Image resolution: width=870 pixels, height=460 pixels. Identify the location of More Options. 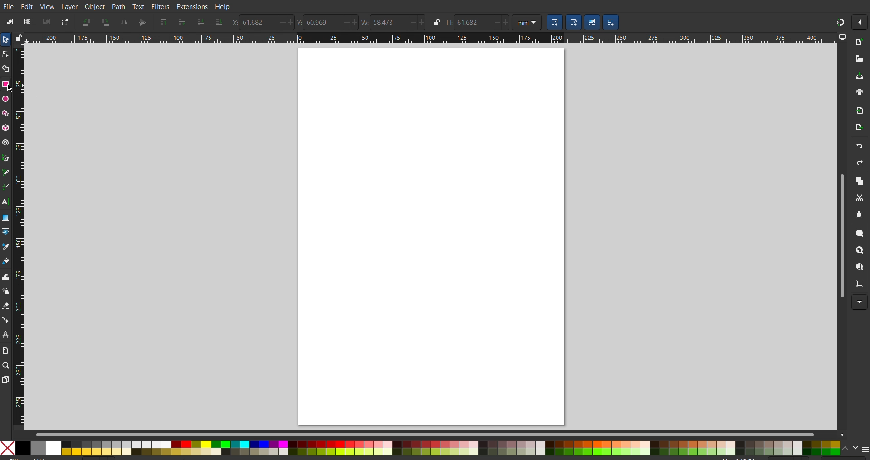
(860, 22).